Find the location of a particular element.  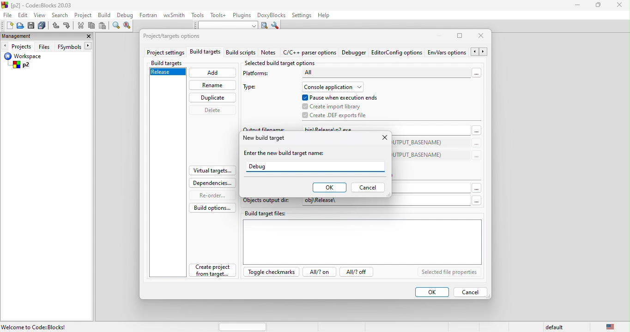

ok is located at coordinates (430, 291).